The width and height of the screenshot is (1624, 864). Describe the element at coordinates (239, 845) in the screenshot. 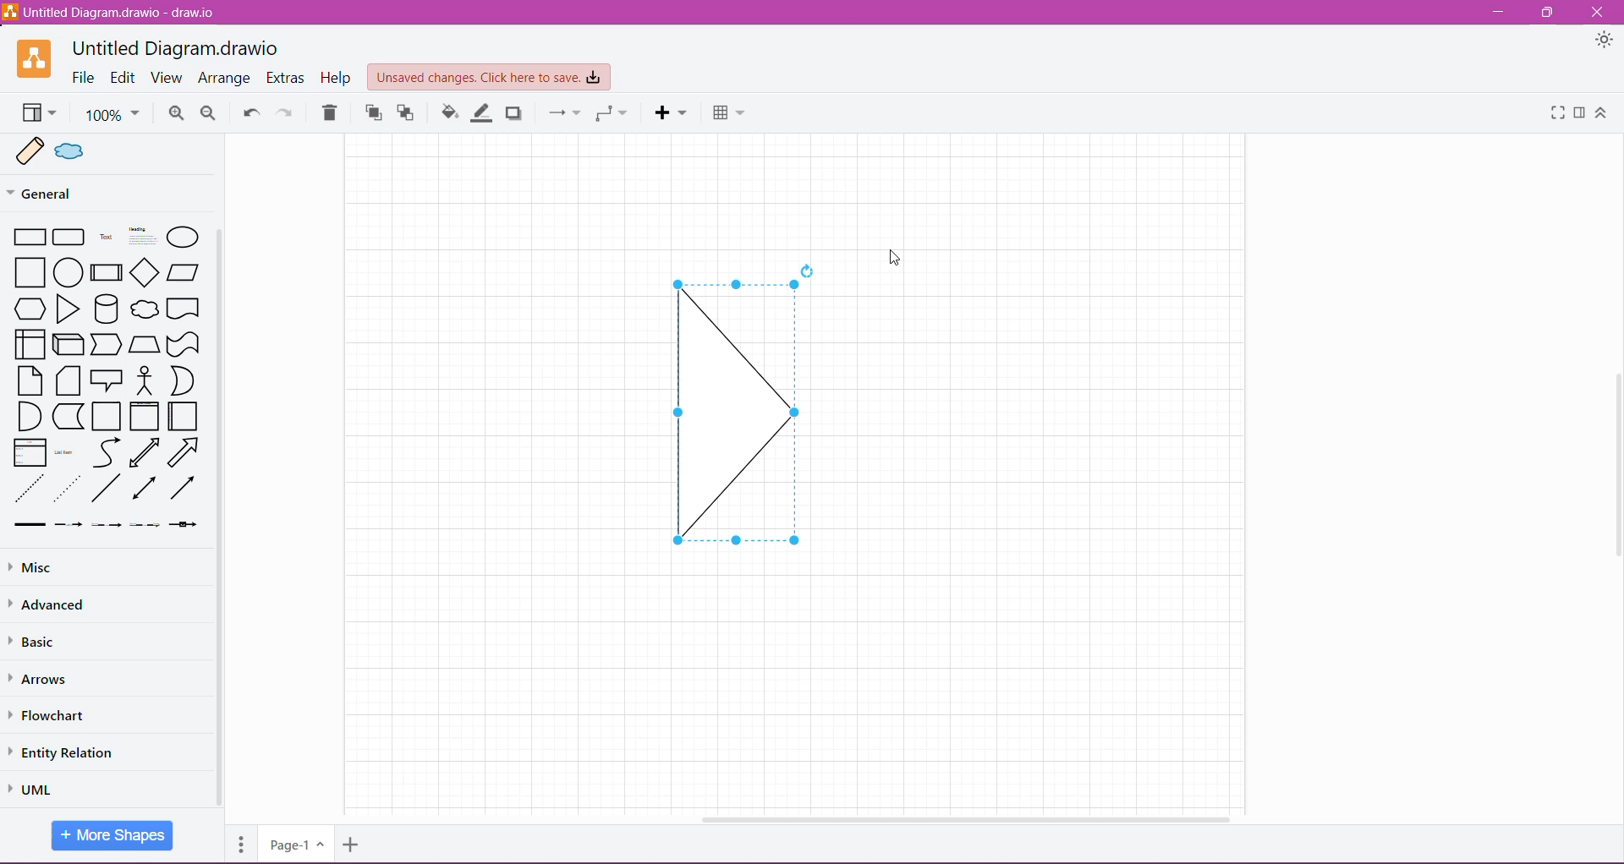

I see `Pages` at that location.